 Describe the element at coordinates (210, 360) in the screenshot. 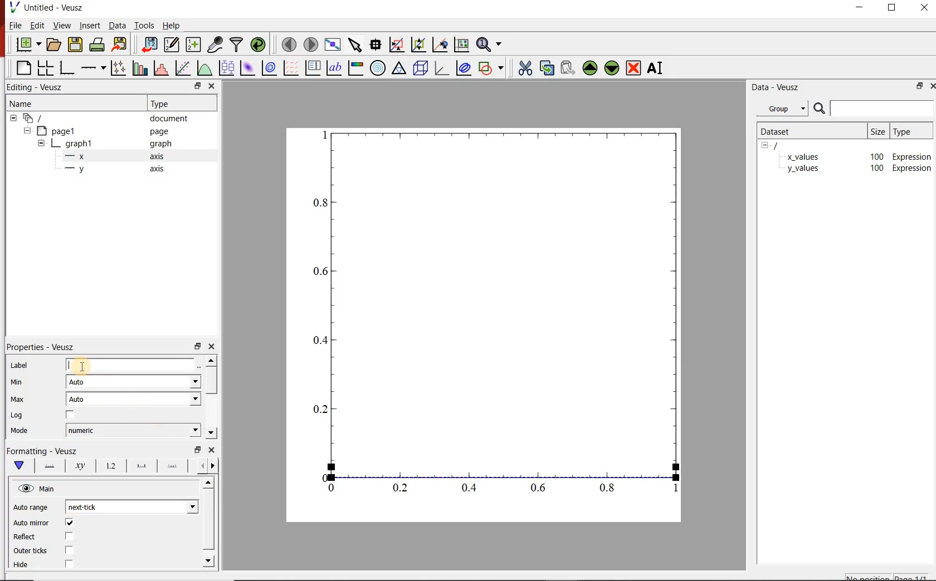

I see `move up` at that location.